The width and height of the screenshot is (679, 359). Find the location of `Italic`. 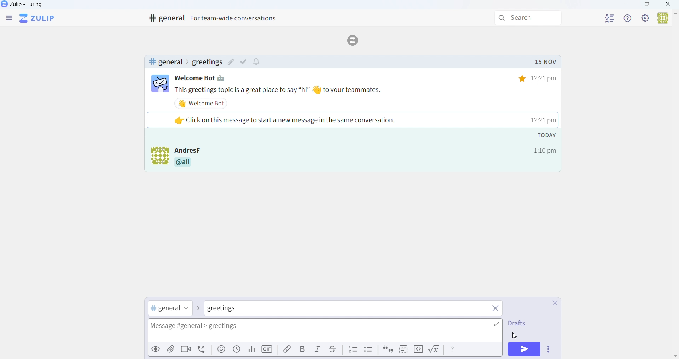

Italic is located at coordinates (318, 351).